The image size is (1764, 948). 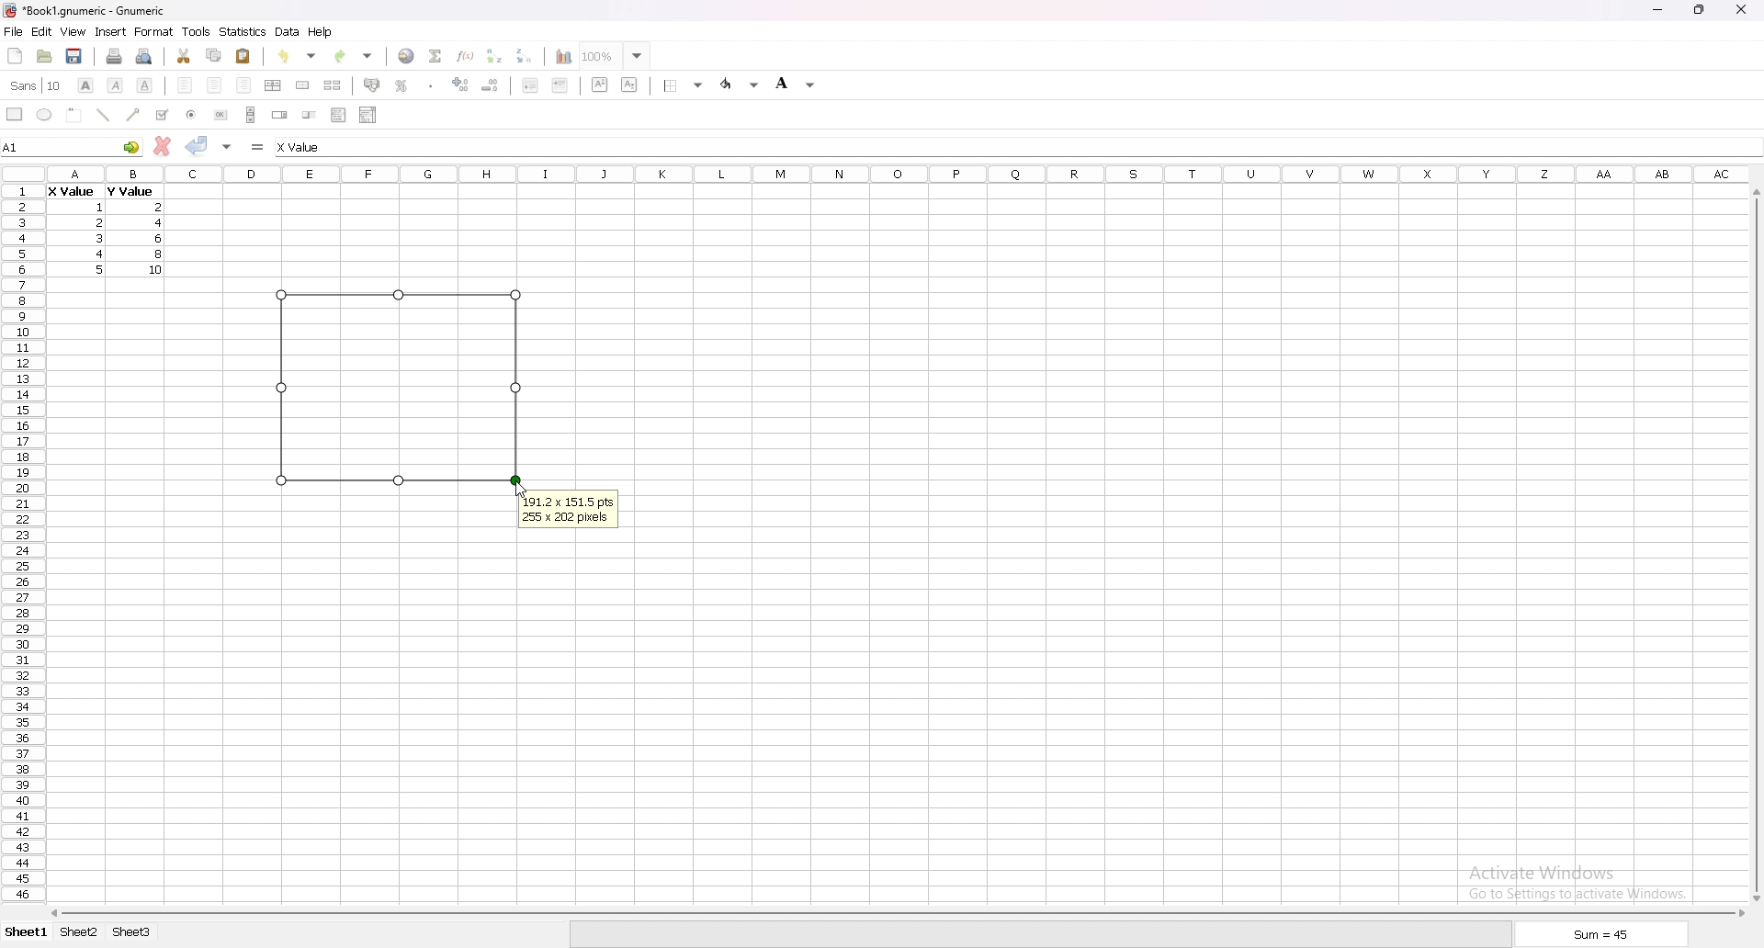 I want to click on formula, so click(x=259, y=146).